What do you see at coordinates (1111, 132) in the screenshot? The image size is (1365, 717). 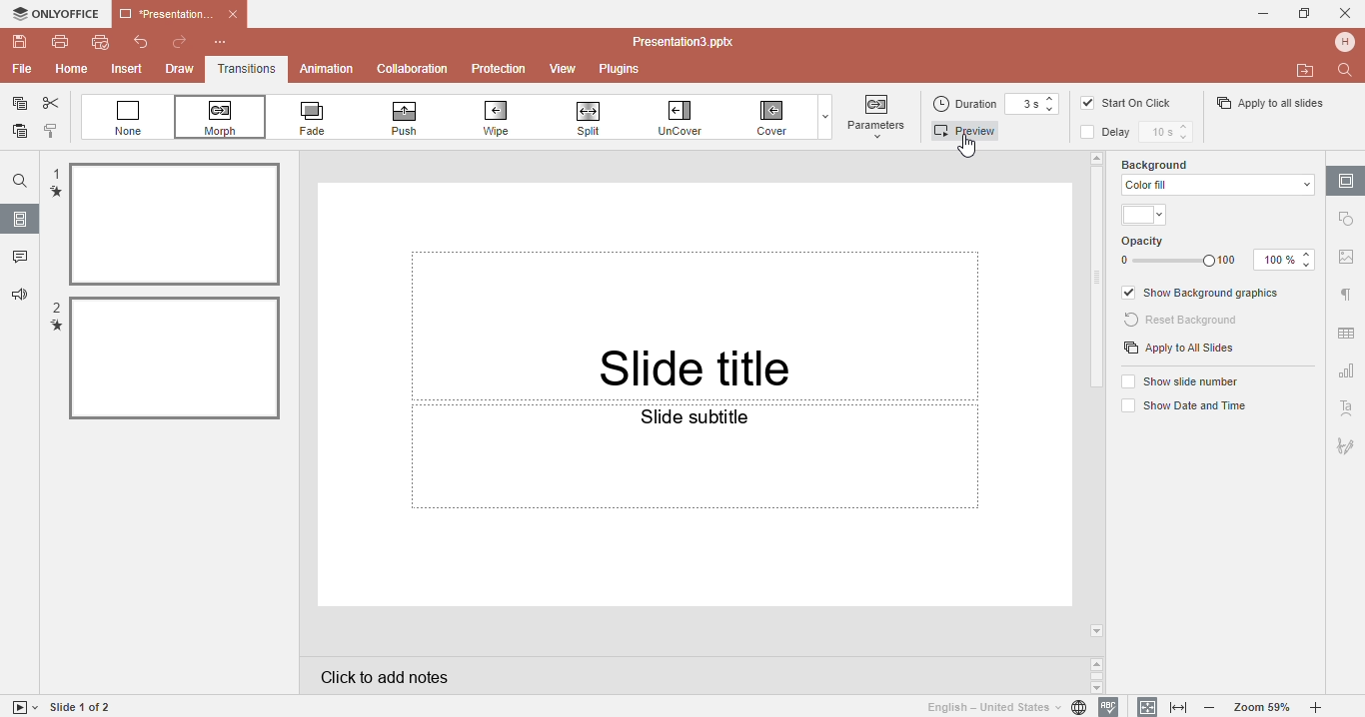 I see `Delay` at bounding box center [1111, 132].